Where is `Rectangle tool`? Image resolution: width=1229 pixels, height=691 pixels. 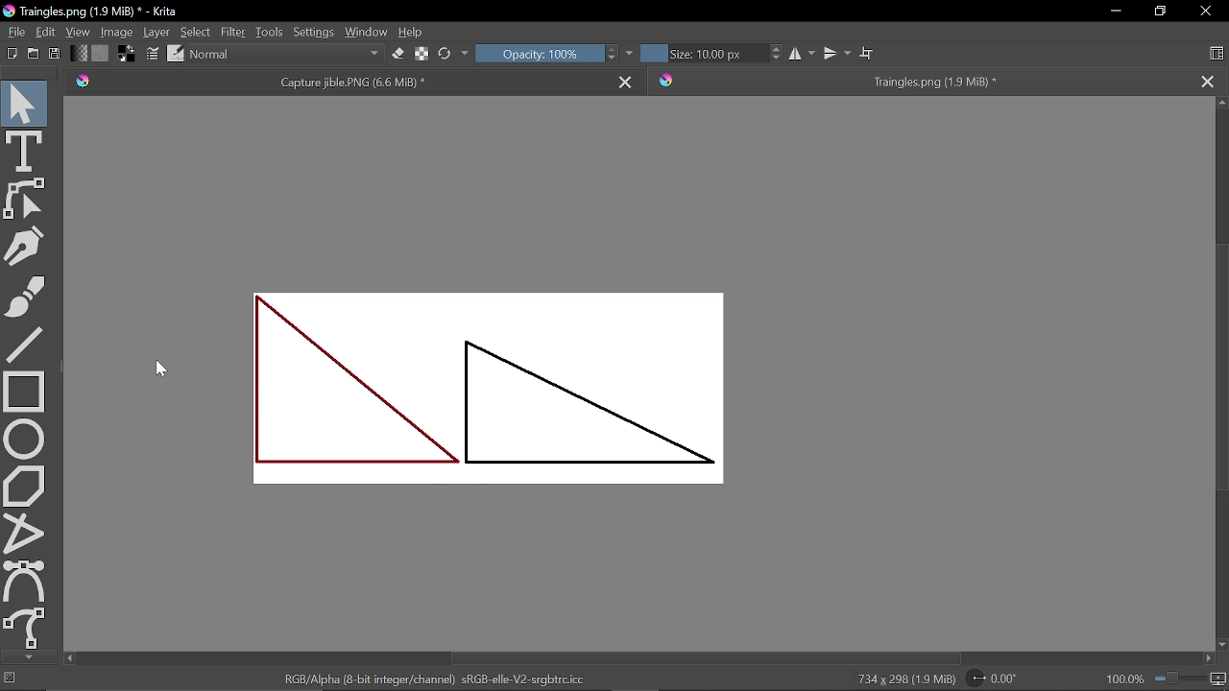
Rectangle tool is located at coordinates (23, 390).